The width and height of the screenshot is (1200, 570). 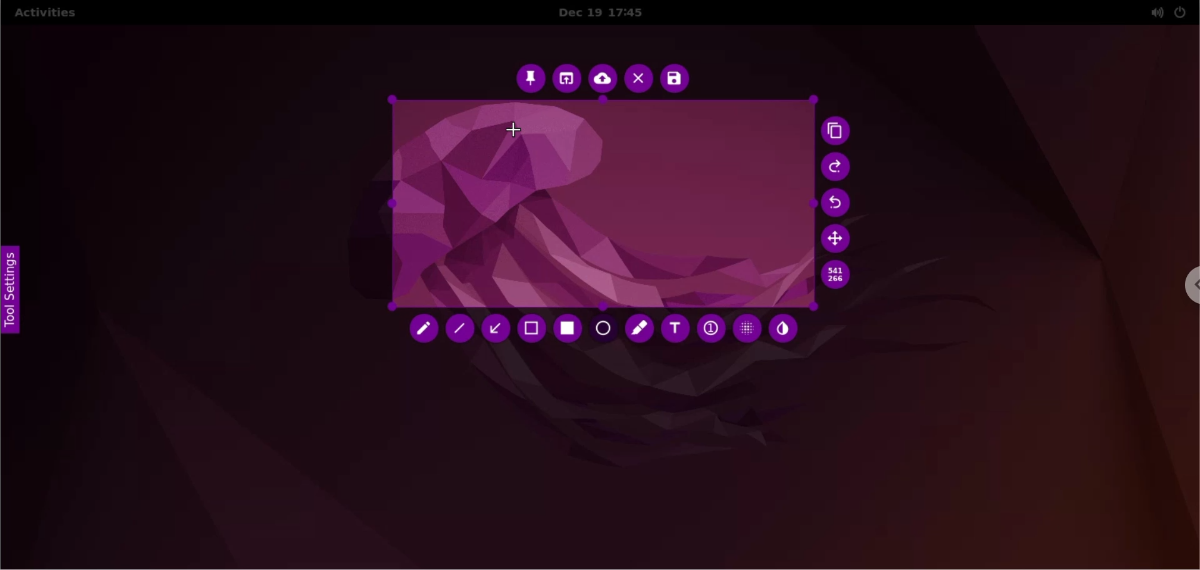 What do you see at coordinates (1185, 288) in the screenshot?
I see `chrome options` at bounding box center [1185, 288].